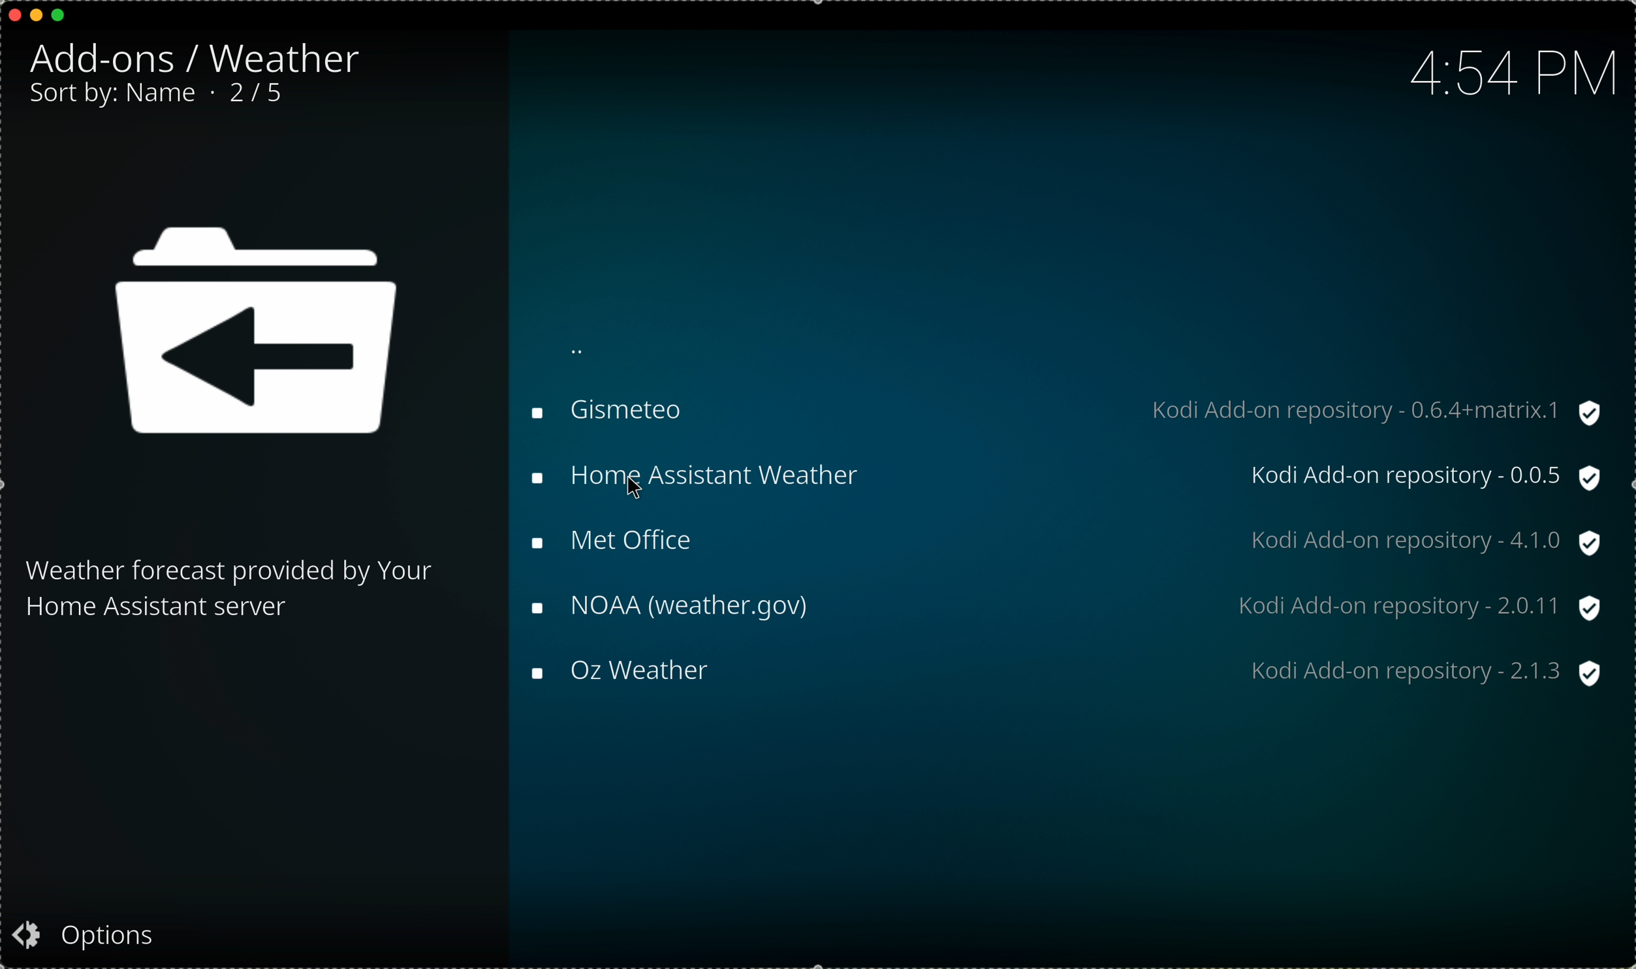 The height and width of the screenshot is (969, 1636). What do you see at coordinates (1069, 539) in the screenshot?
I see `met office` at bounding box center [1069, 539].